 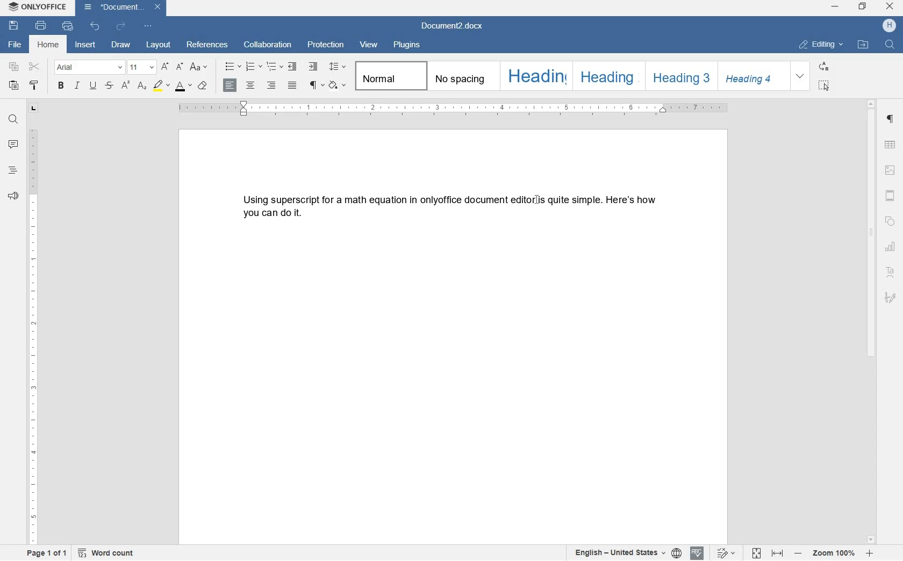 I want to click on spell check, so click(x=696, y=553).